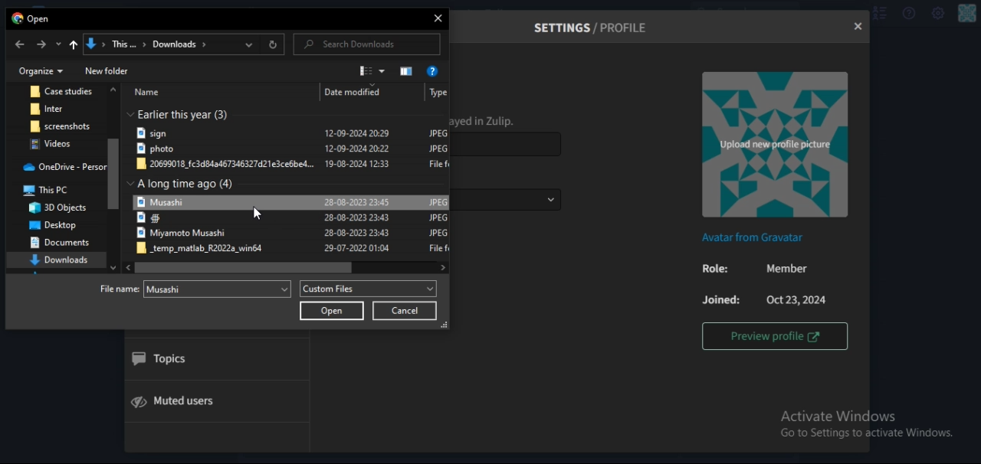 This screenshot has height=464, width=981. What do you see at coordinates (756, 238) in the screenshot?
I see `Avatar from Gravatar` at bounding box center [756, 238].